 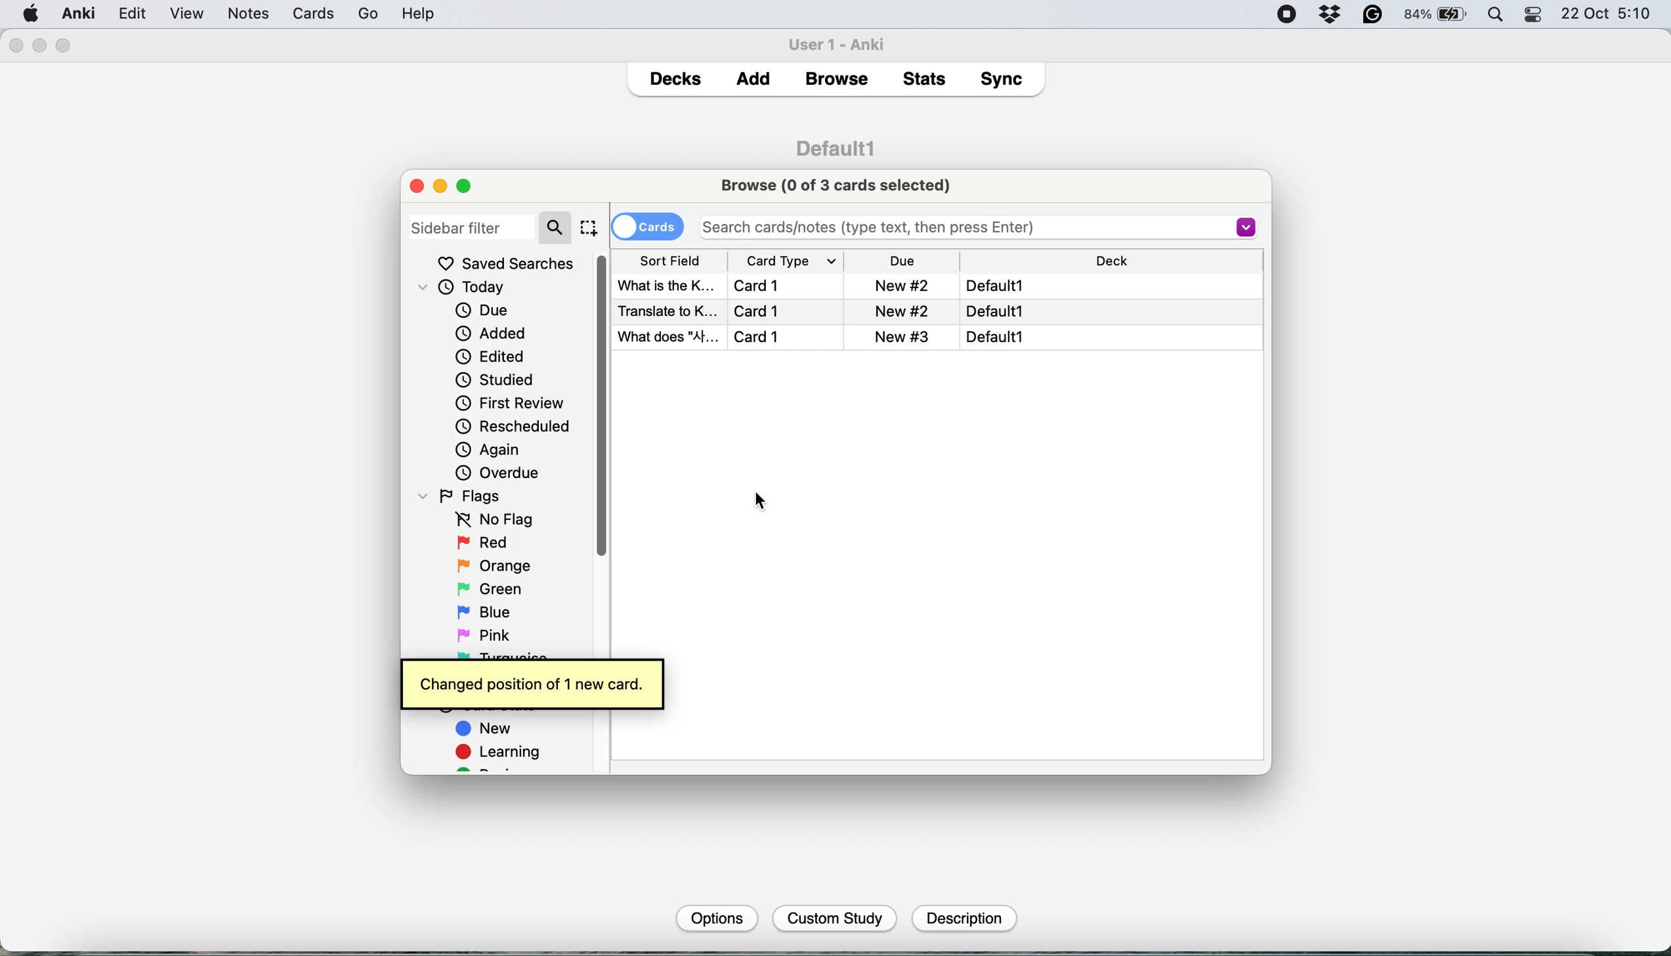 I want to click on stats, so click(x=928, y=78).